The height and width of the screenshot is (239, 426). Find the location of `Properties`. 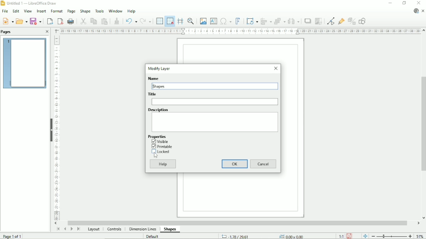

Properties is located at coordinates (157, 136).